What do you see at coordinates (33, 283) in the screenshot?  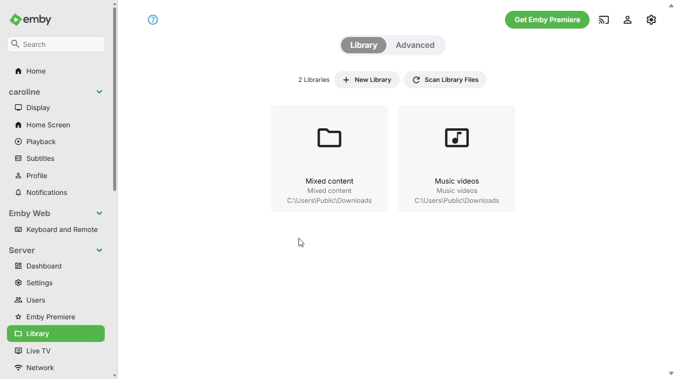 I see `settings` at bounding box center [33, 283].